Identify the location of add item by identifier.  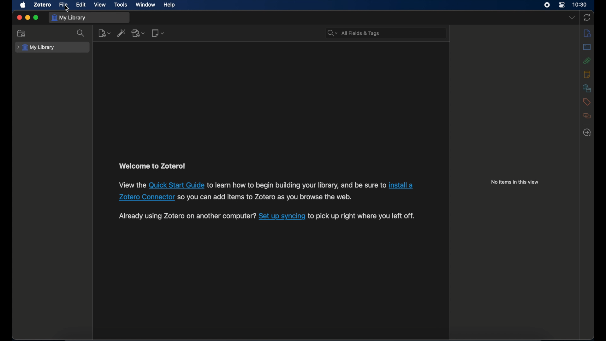
(122, 33).